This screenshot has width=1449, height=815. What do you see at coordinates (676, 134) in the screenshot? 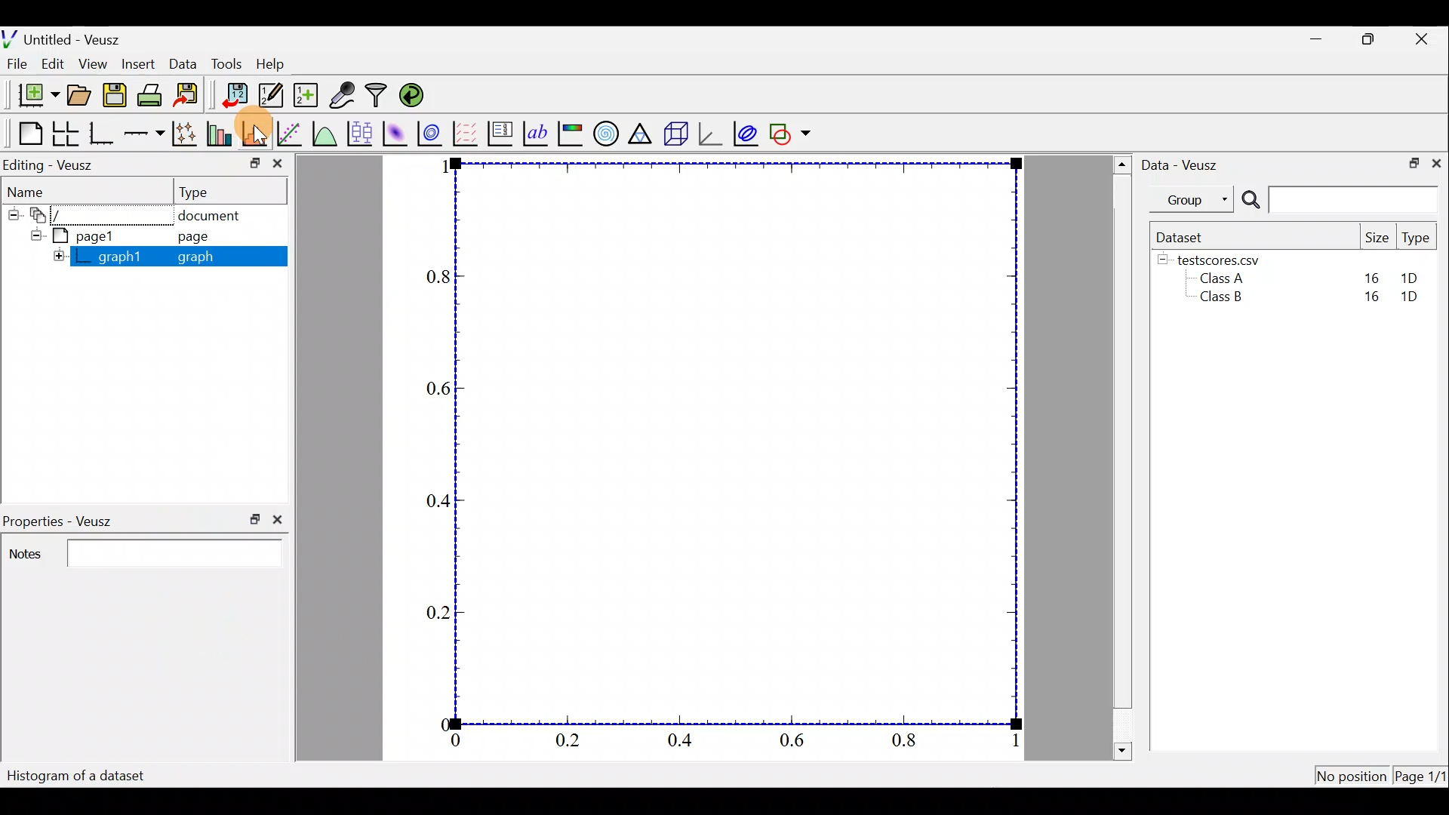
I see `3d scene` at bounding box center [676, 134].